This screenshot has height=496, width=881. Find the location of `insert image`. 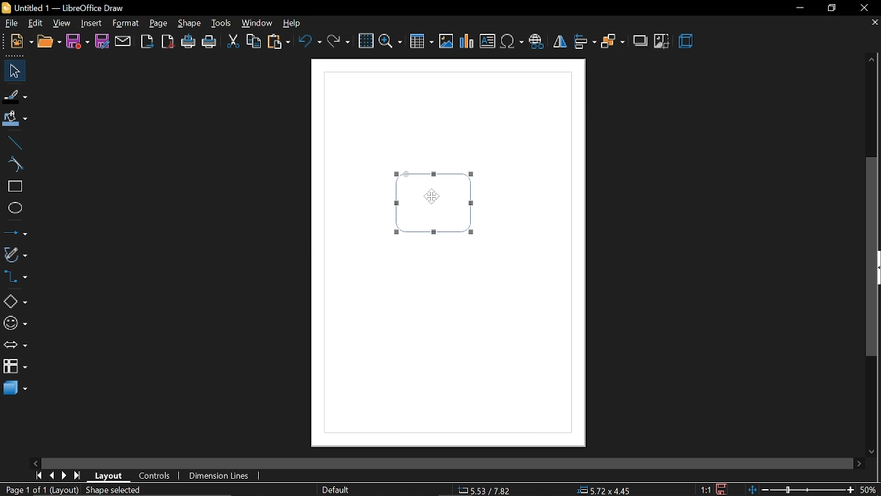

insert image is located at coordinates (447, 42).